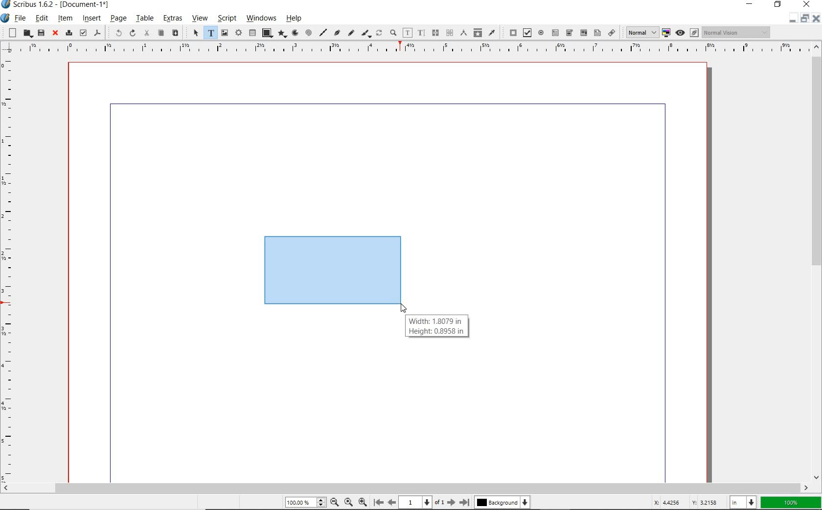 The image size is (822, 510). Describe the element at coordinates (667, 32) in the screenshot. I see `toggle color` at that location.